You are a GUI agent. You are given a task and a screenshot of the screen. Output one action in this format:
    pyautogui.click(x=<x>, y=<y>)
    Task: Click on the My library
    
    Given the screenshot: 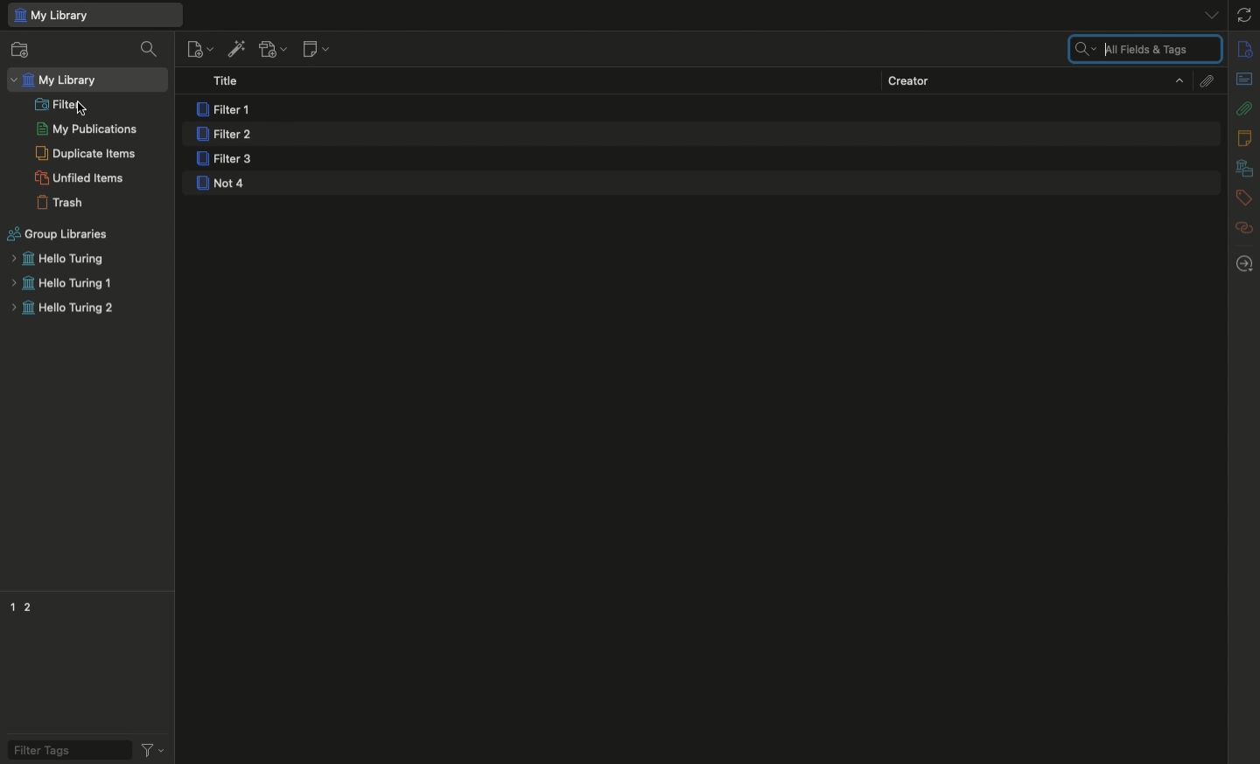 What is the action you would take?
    pyautogui.click(x=57, y=80)
    